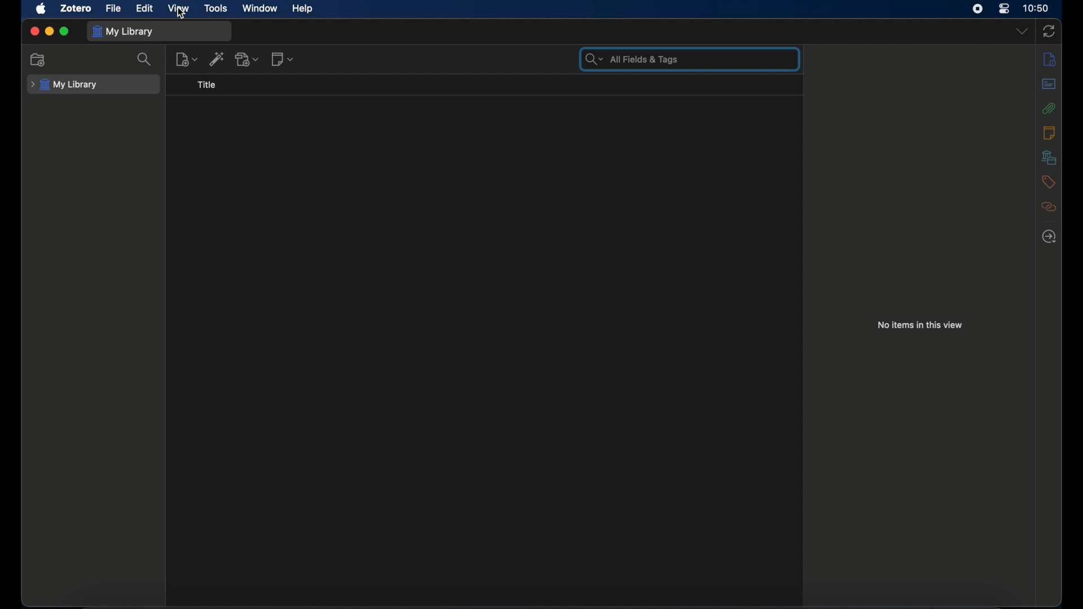 This screenshot has width=1083, height=609. What do you see at coordinates (113, 8) in the screenshot?
I see `file` at bounding box center [113, 8].